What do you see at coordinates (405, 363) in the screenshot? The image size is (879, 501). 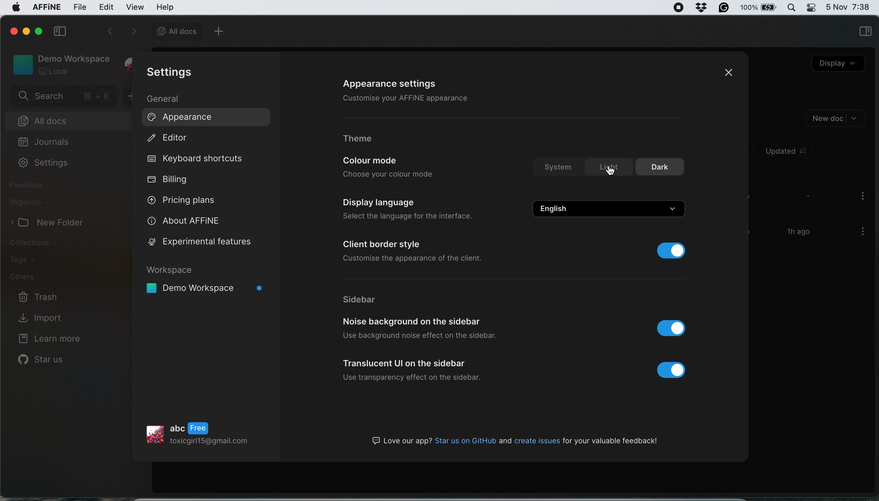 I see `translucent ui on the sidebar` at bounding box center [405, 363].